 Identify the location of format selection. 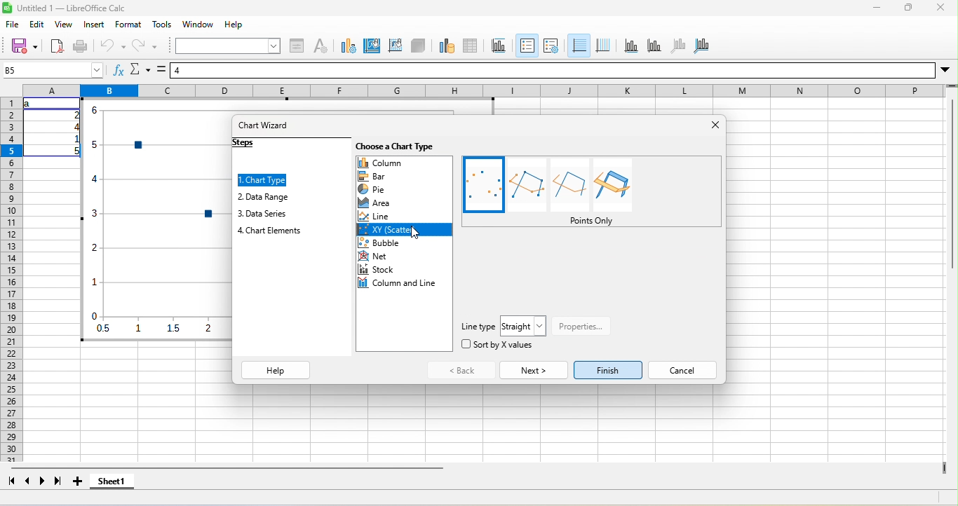
(297, 47).